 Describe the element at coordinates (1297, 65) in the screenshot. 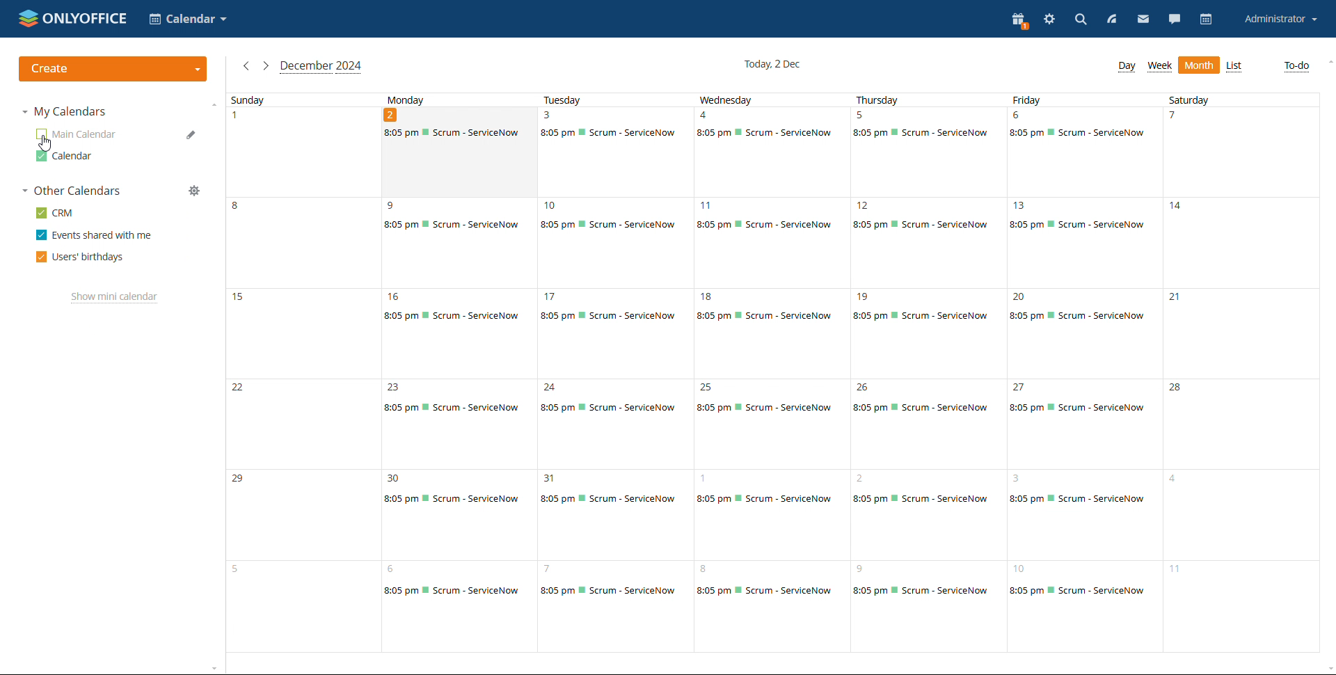

I see `to-do` at that location.